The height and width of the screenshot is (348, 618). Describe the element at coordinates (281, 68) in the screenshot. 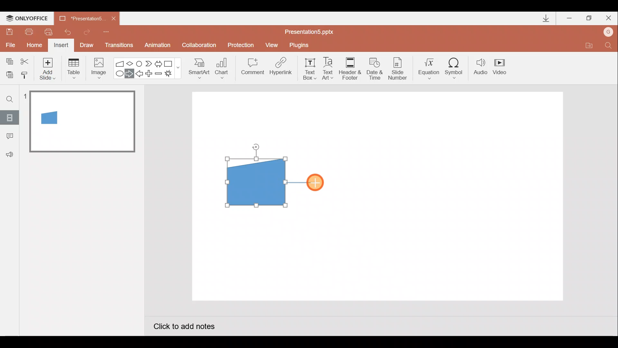

I see `Hyperlink` at that location.